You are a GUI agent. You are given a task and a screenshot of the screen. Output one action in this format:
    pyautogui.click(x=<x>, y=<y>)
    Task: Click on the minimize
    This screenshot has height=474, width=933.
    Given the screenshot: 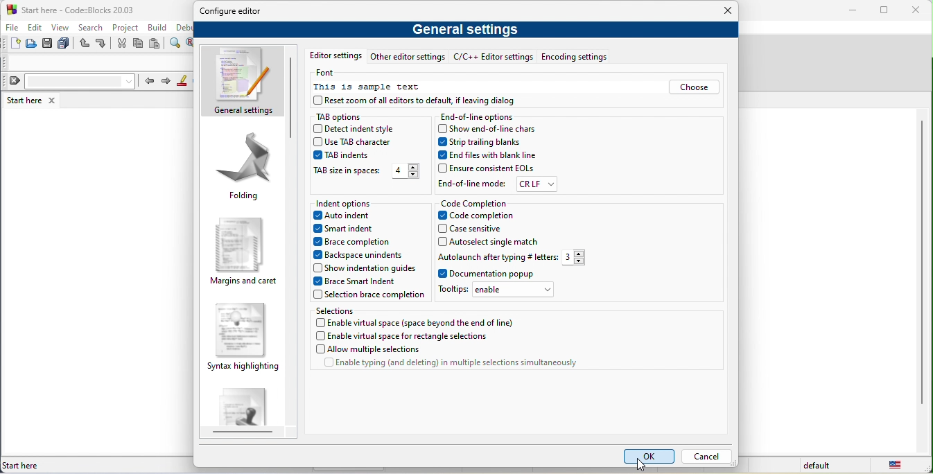 What is the action you would take?
    pyautogui.click(x=855, y=11)
    